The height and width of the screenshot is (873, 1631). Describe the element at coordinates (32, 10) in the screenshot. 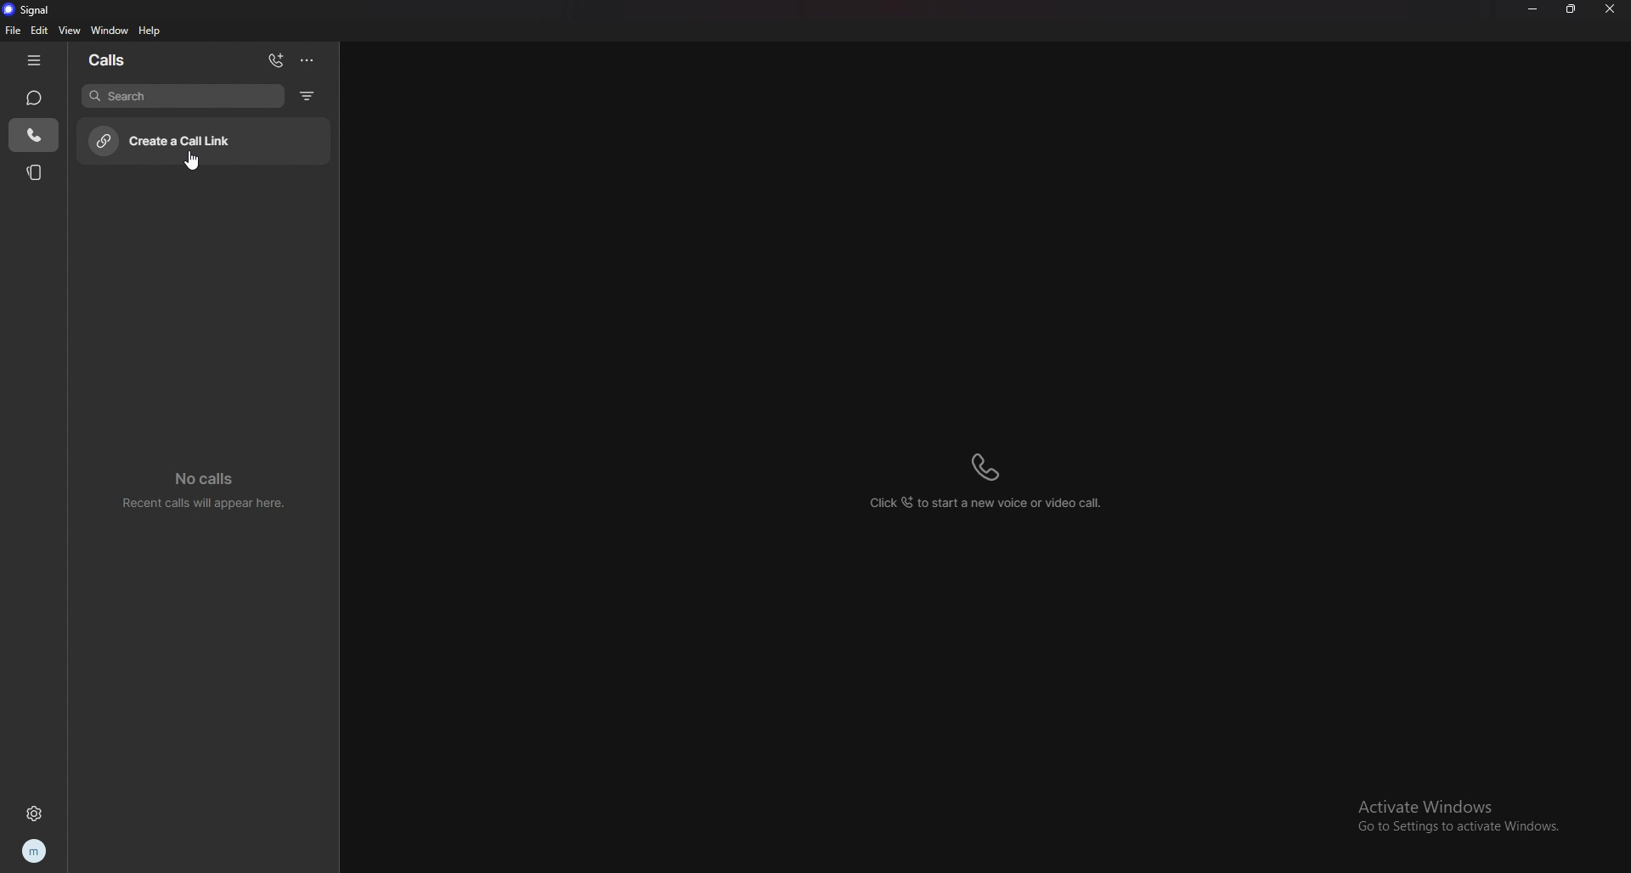

I see `signal` at that location.